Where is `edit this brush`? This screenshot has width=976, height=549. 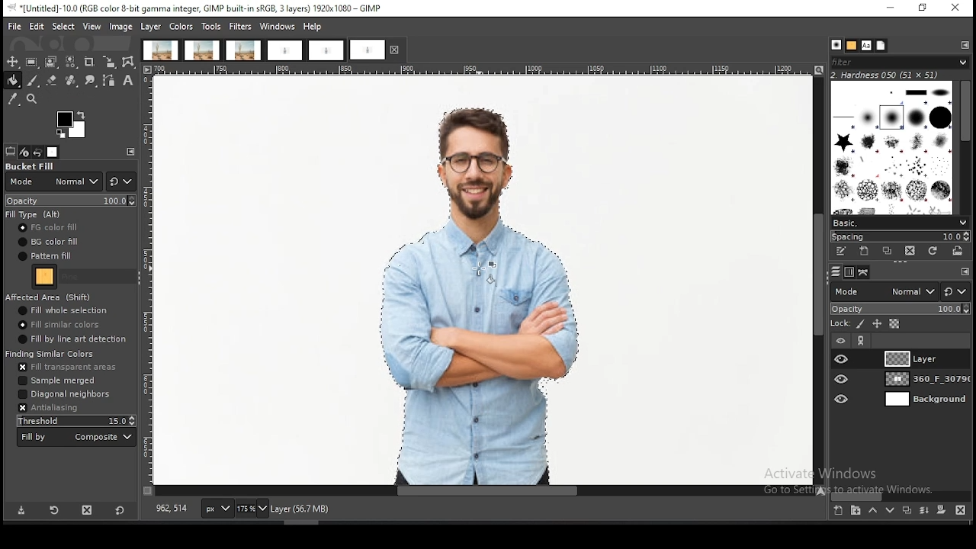
edit this brush is located at coordinates (840, 252).